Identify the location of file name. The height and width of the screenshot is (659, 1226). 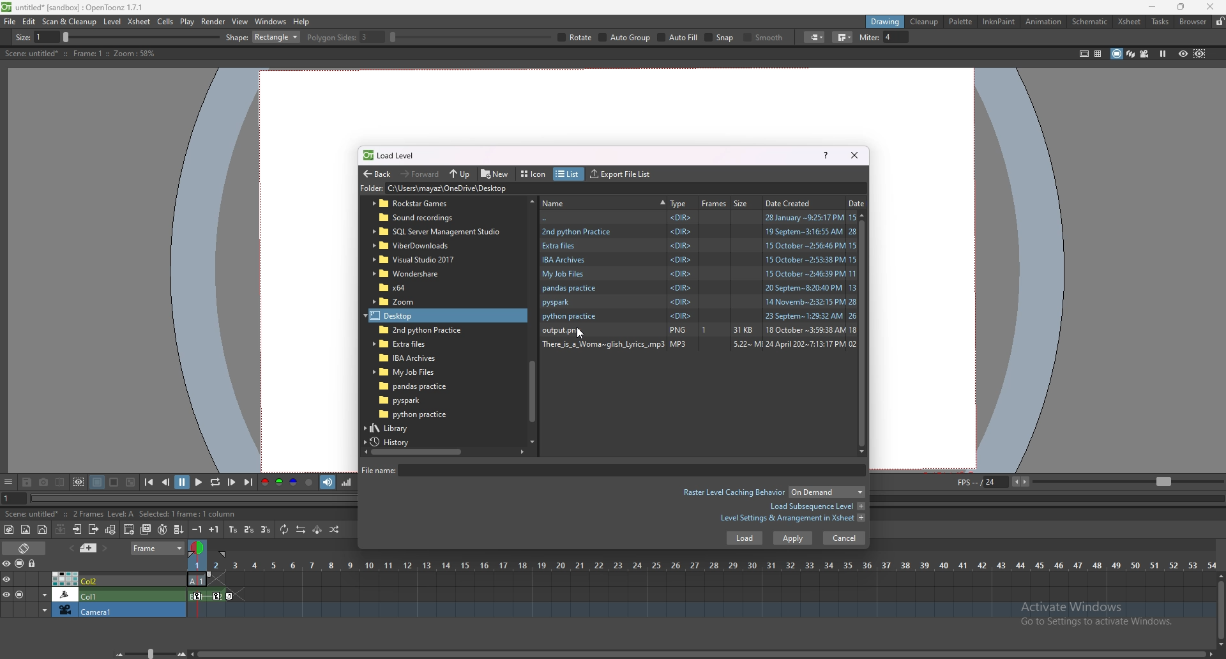
(611, 470).